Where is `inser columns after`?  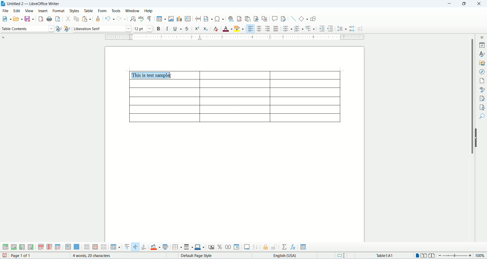 inser columns after is located at coordinates (30, 247).